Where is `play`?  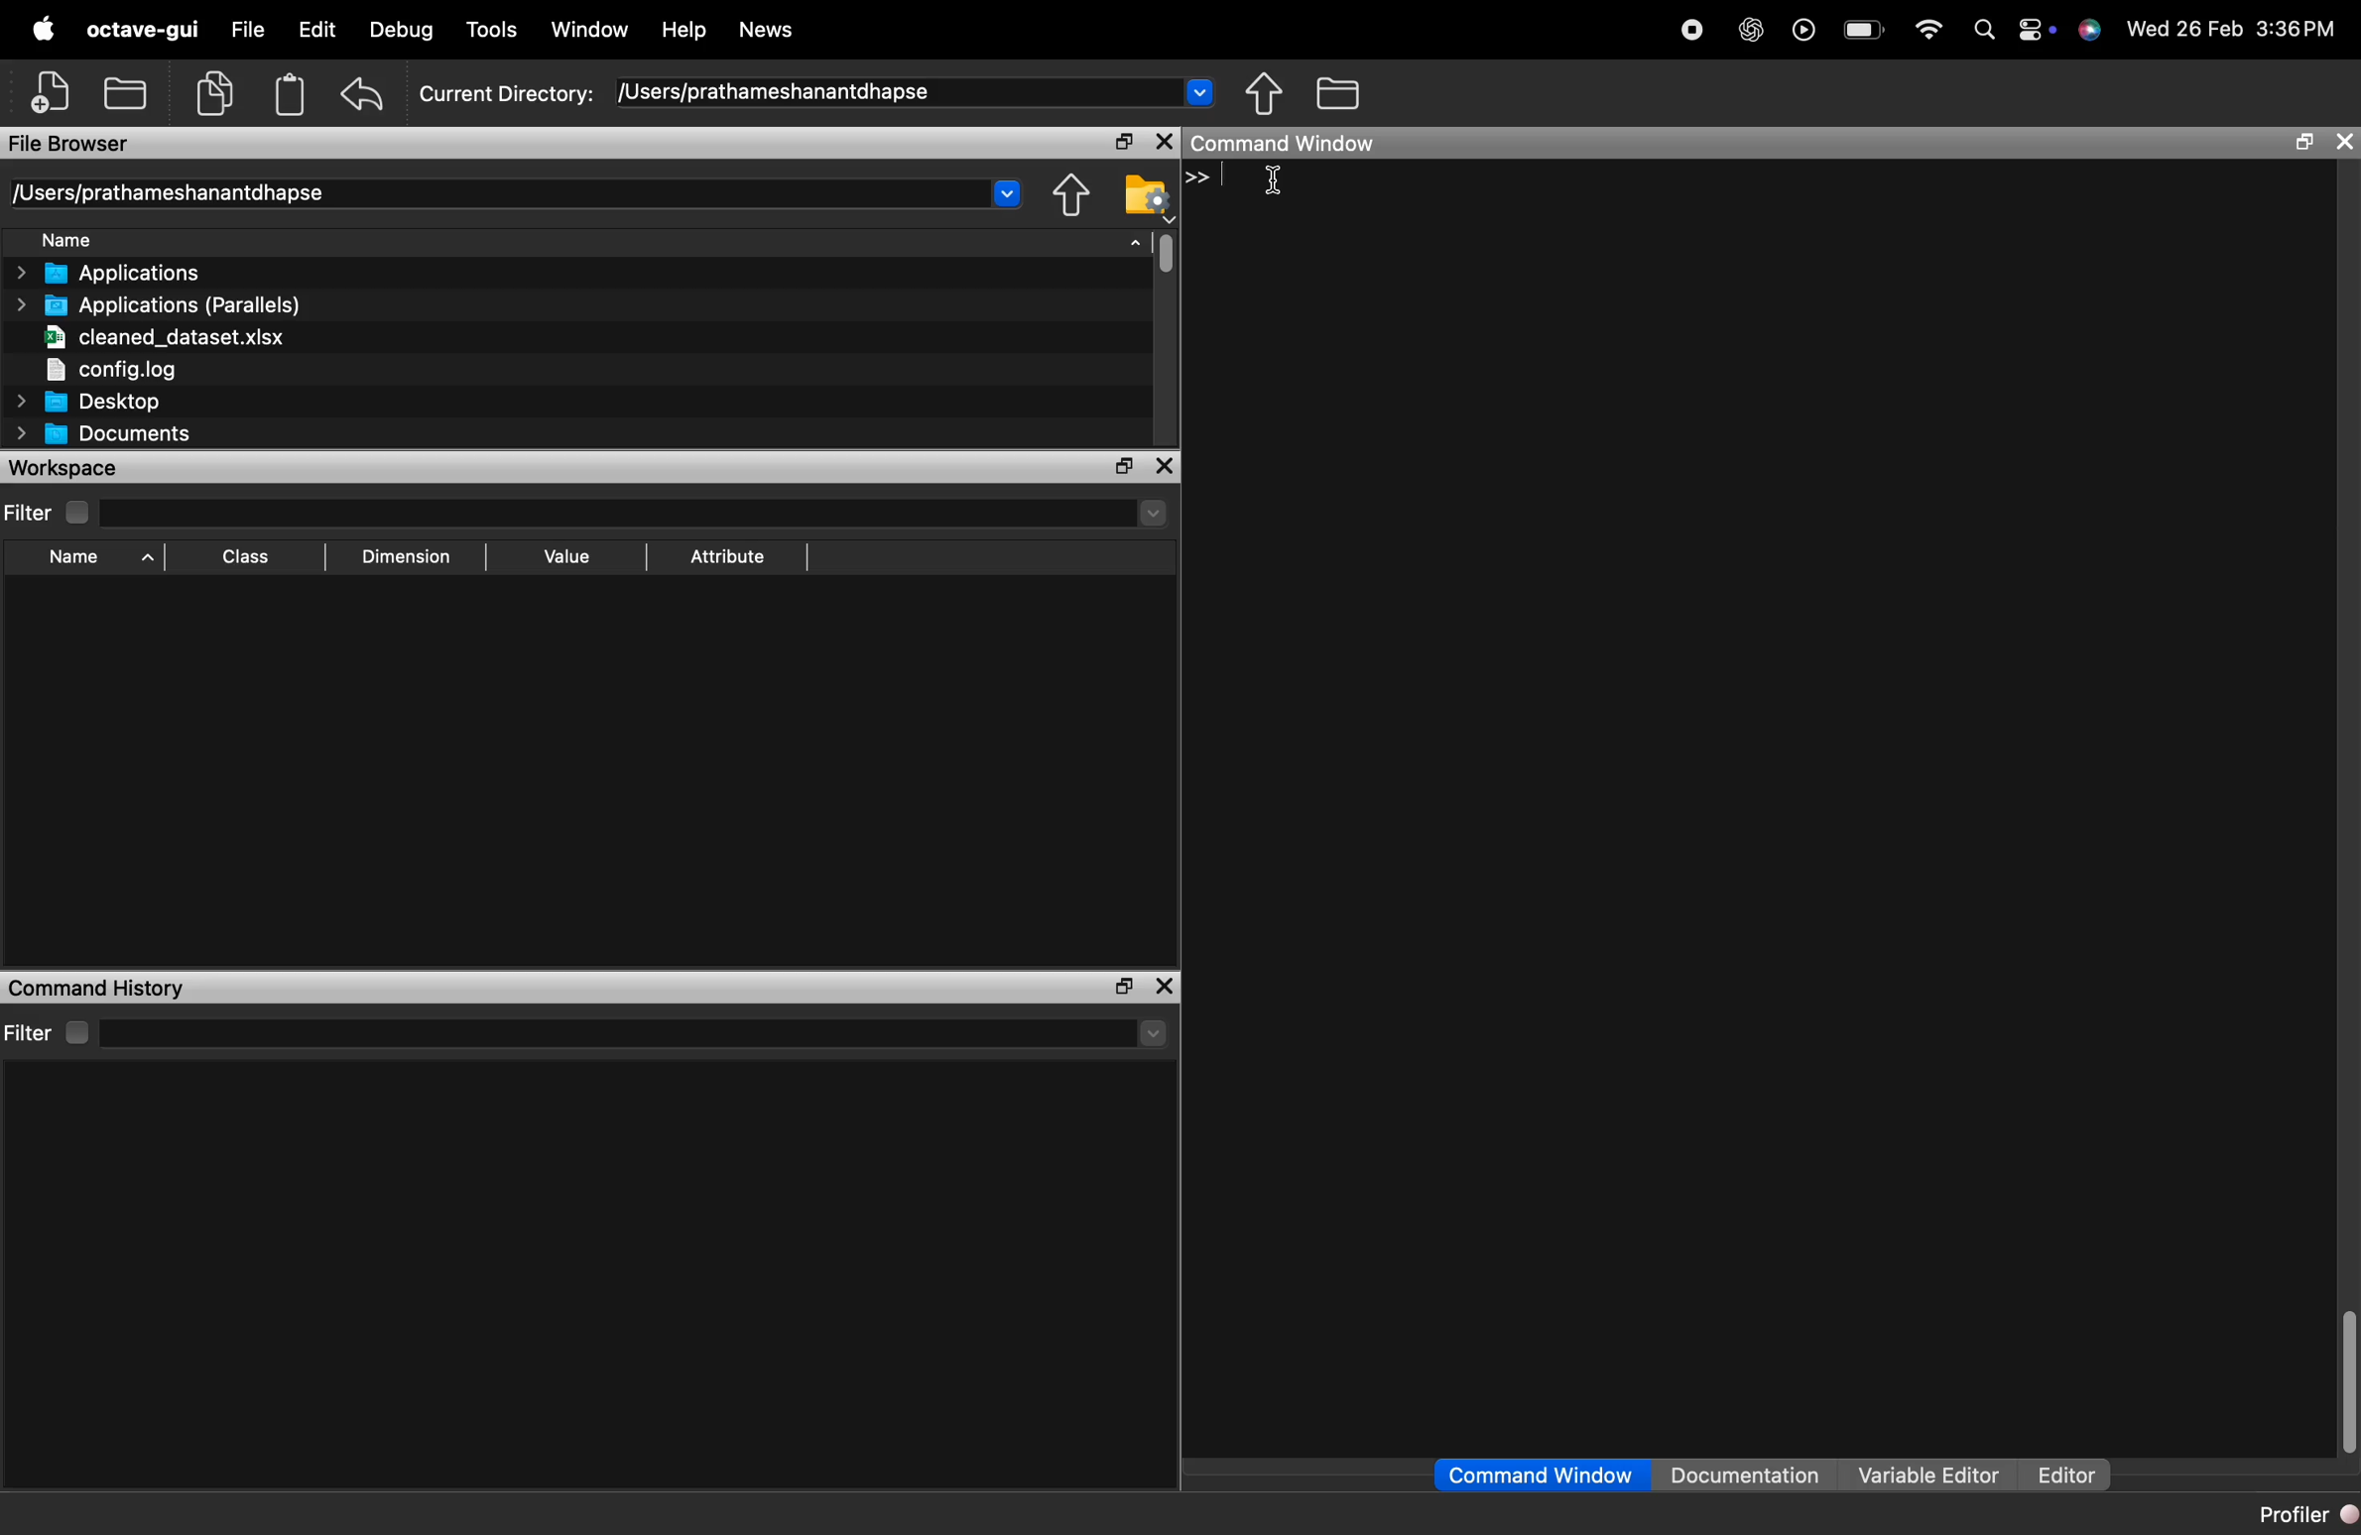
play is located at coordinates (1808, 30).